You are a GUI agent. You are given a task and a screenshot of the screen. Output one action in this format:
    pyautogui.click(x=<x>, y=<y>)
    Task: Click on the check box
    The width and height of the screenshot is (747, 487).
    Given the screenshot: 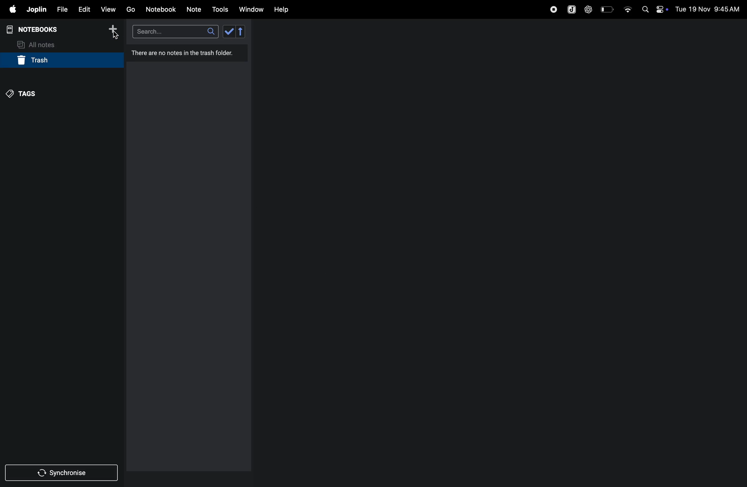 What is the action you would take?
    pyautogui.click(x=235, y=31)
    